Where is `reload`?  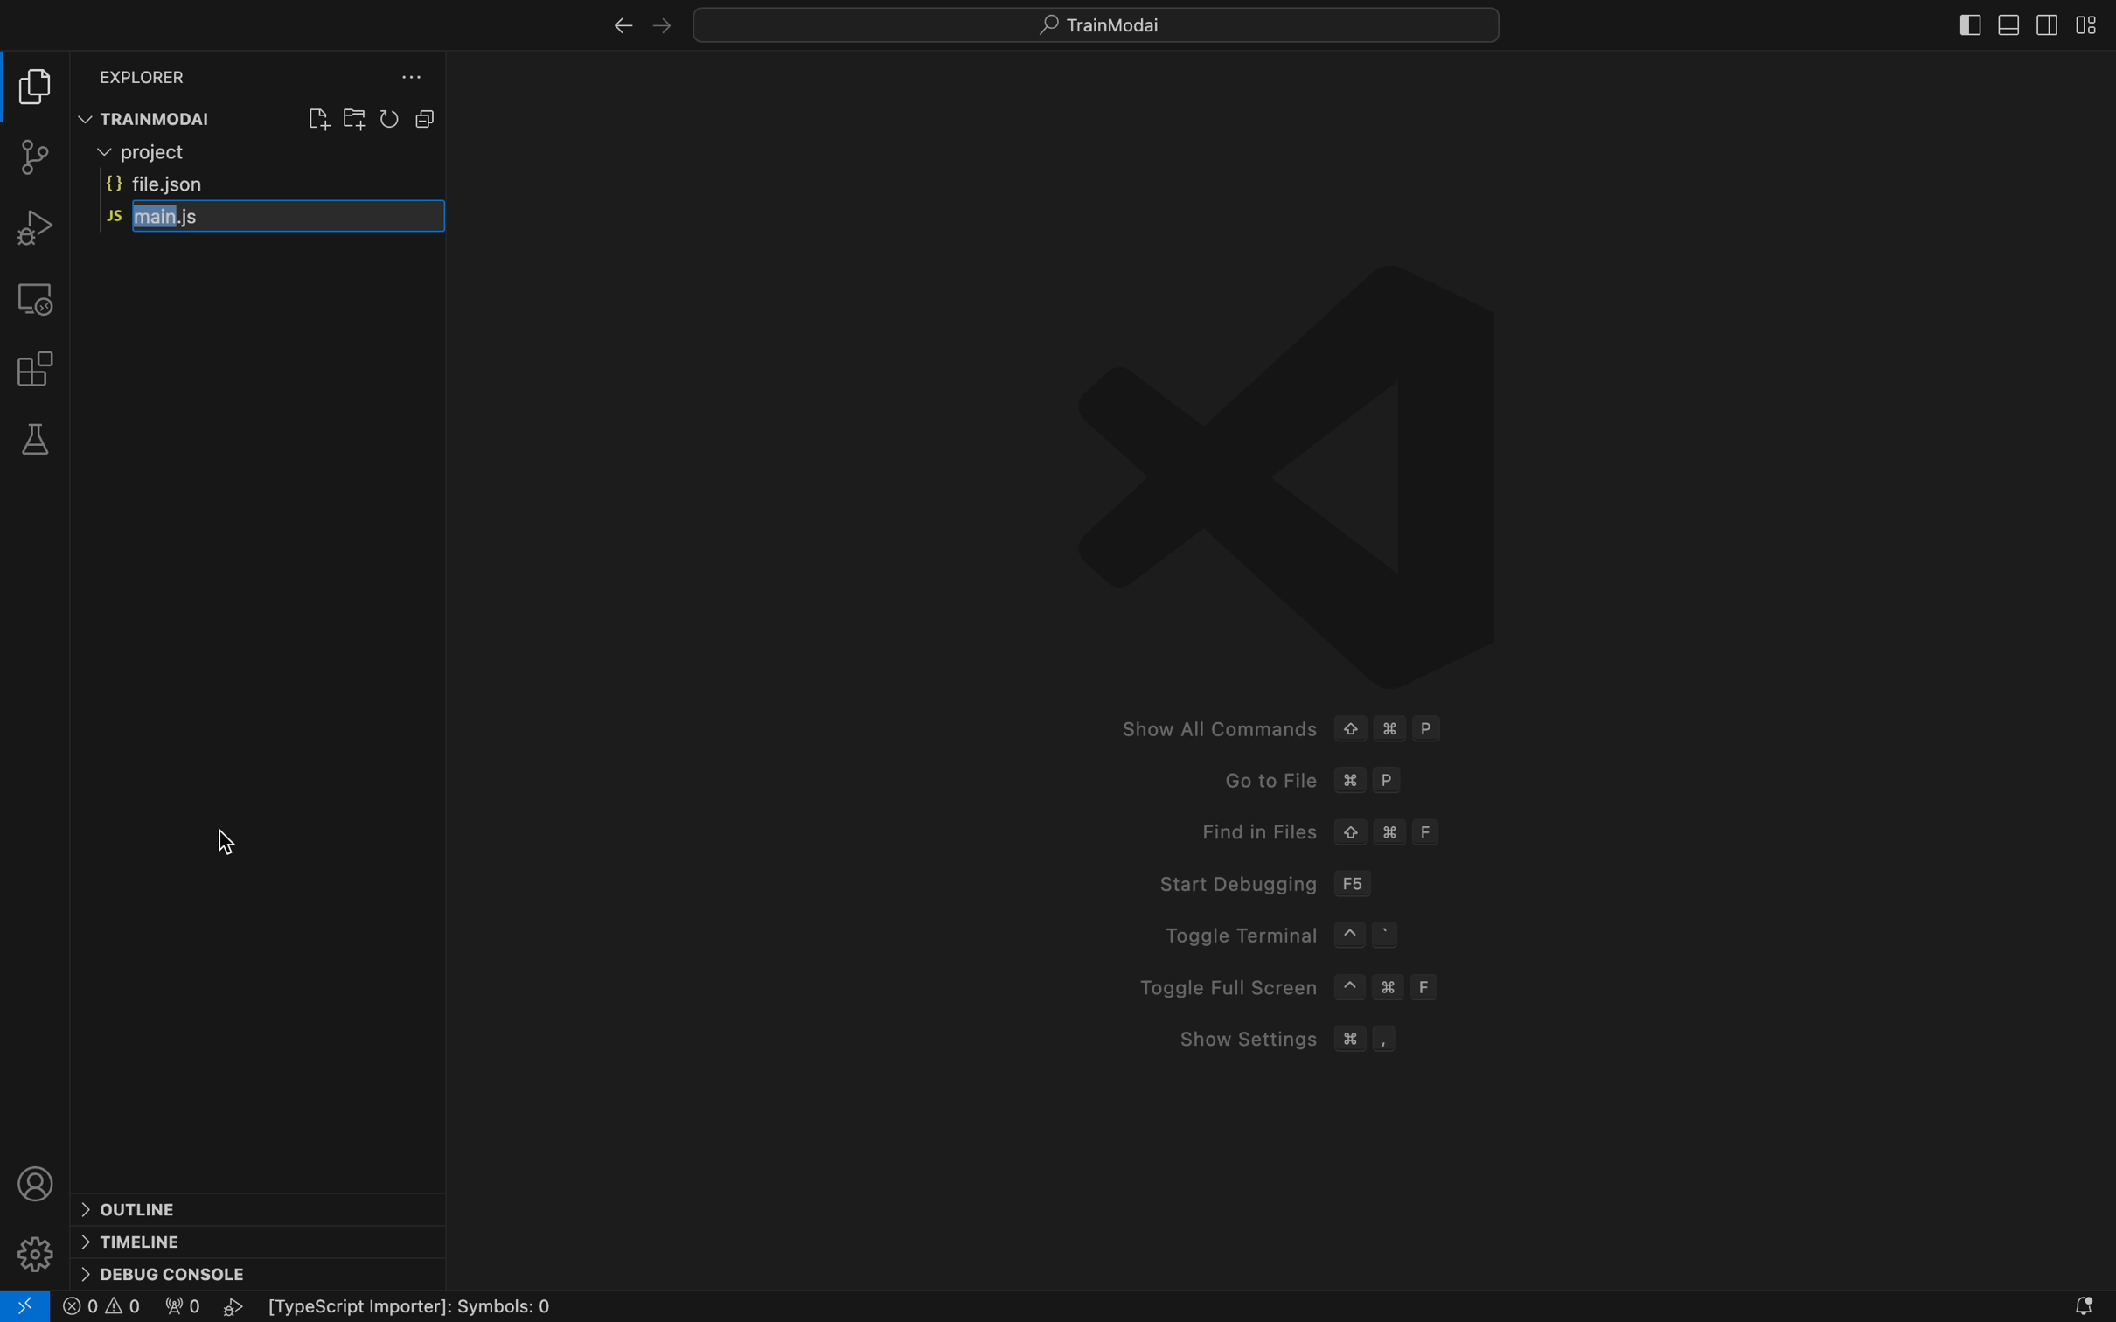
reload is located at coordinates (392, 118).